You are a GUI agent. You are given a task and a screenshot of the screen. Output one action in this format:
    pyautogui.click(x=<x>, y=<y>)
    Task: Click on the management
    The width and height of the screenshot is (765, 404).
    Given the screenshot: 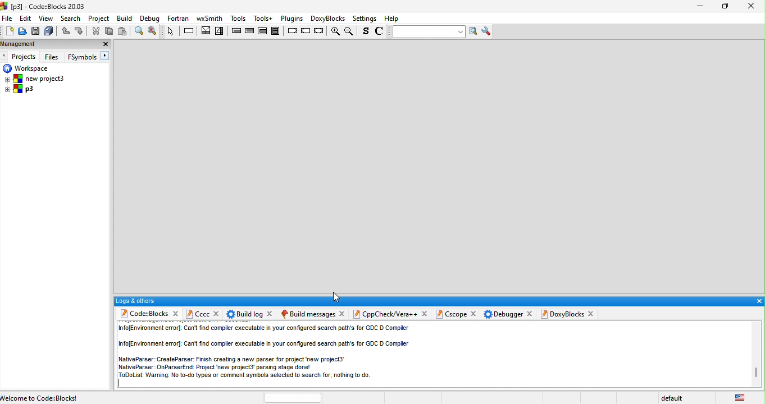 What is the action you would take?
    pyautogui.click(x=39, y=45)
    